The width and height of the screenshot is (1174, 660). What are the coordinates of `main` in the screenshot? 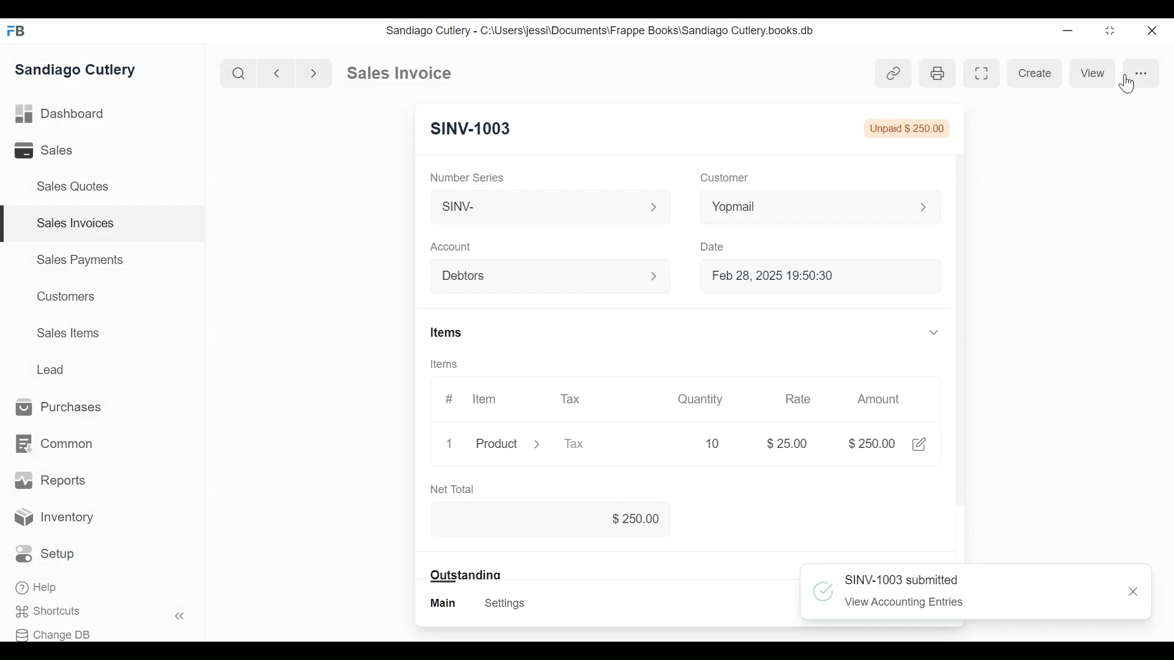 It's located at (445, 603).